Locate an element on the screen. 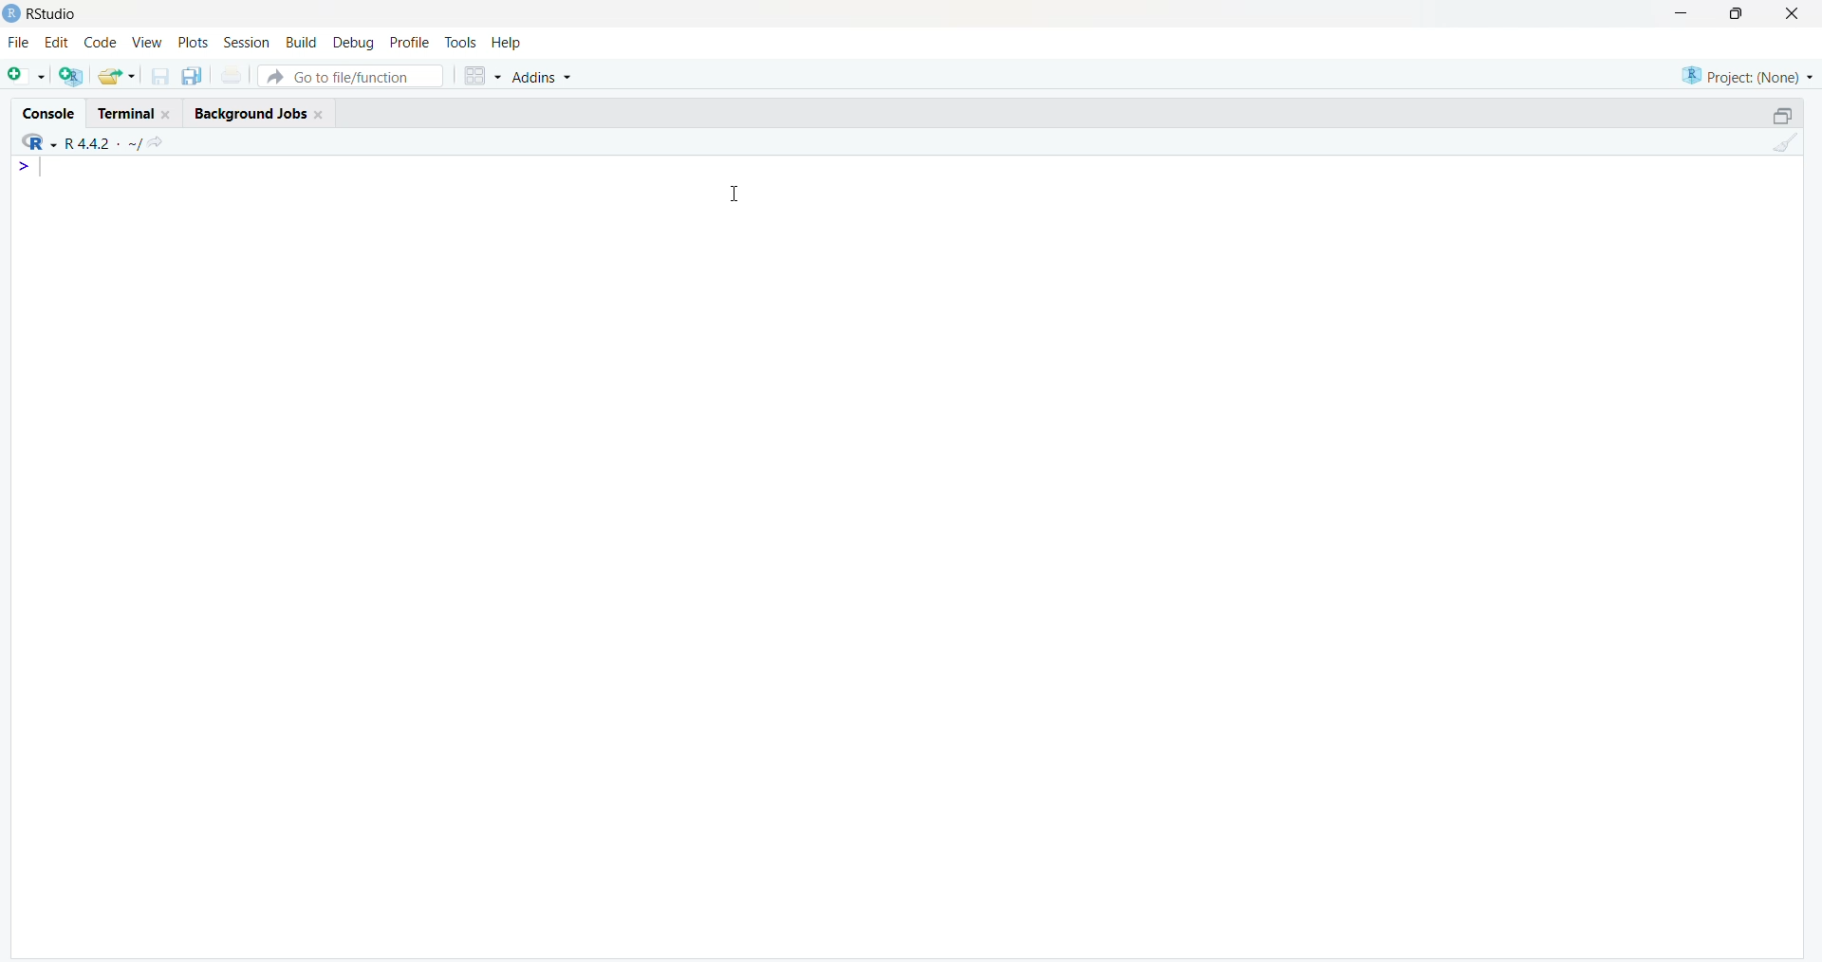 The image size is (1822, 962). session is located at coordinates (247, 42).